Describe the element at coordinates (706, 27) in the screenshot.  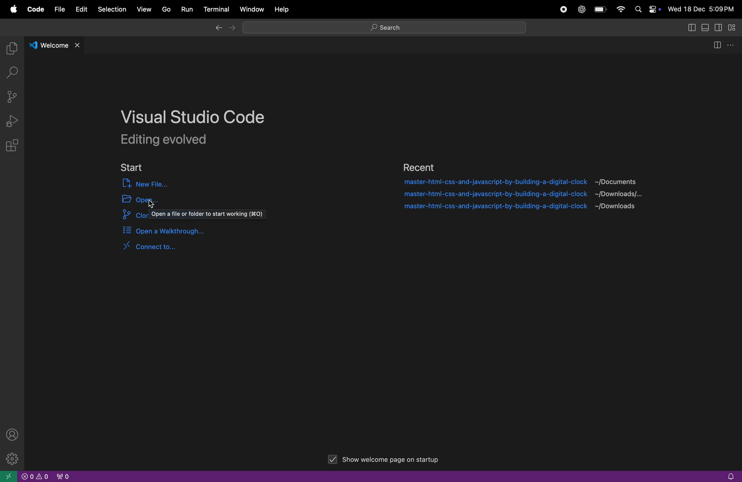
I see `toggle panel` at that location.